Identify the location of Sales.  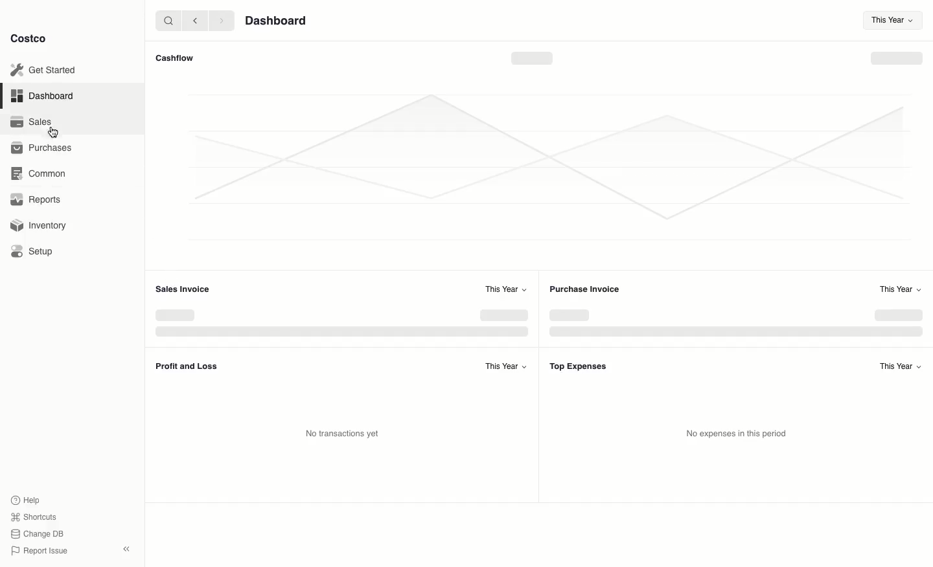
(30, 122).